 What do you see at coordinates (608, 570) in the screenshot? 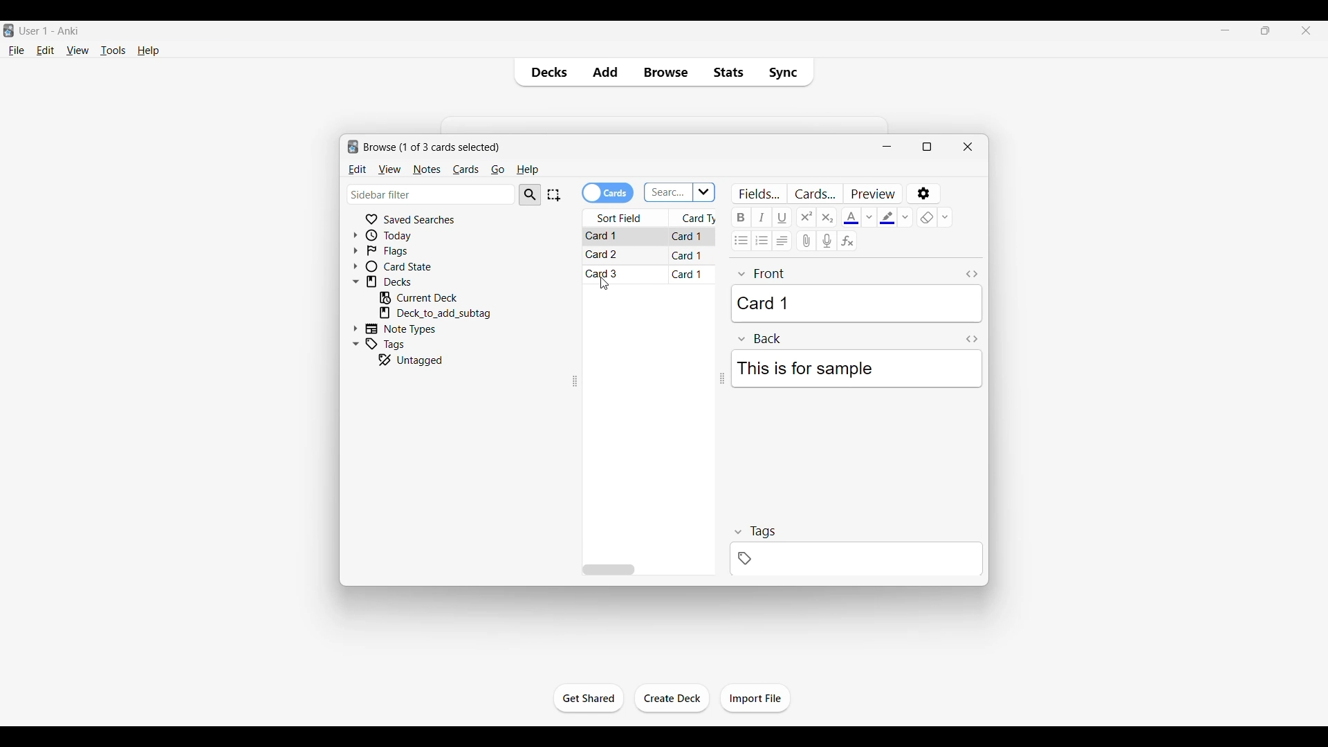
I see `Horizontal slide bar` at bounding box center [608, 570].